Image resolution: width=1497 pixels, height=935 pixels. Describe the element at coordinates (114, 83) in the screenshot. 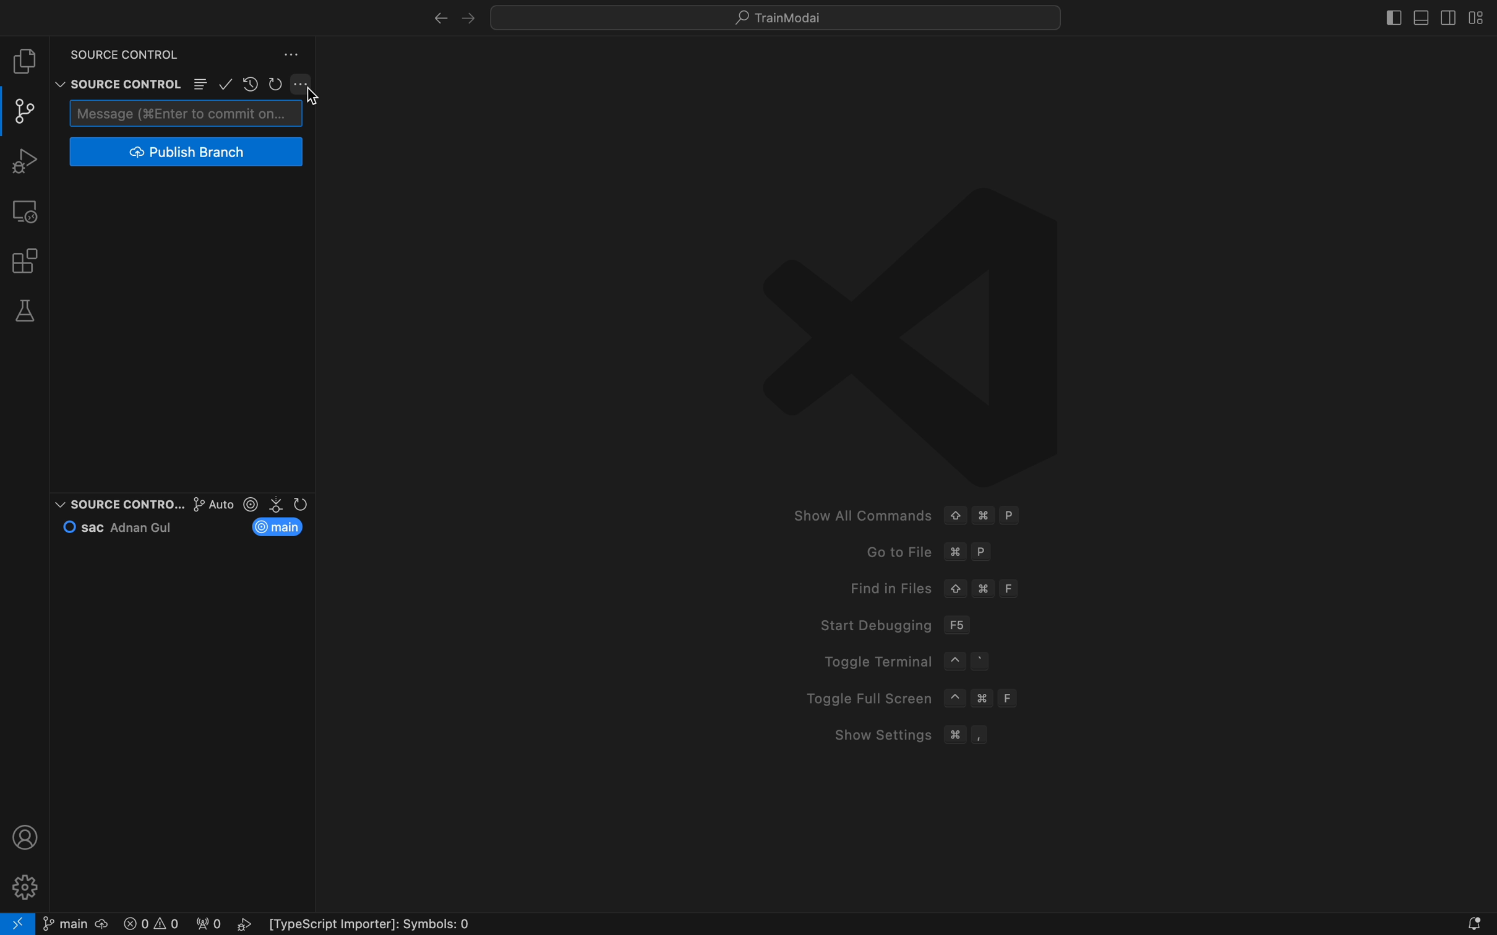

I see `source` at that location.